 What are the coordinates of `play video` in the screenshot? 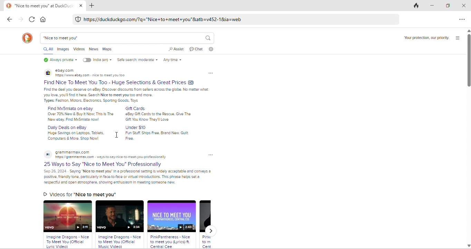 It's located at (119, 216).